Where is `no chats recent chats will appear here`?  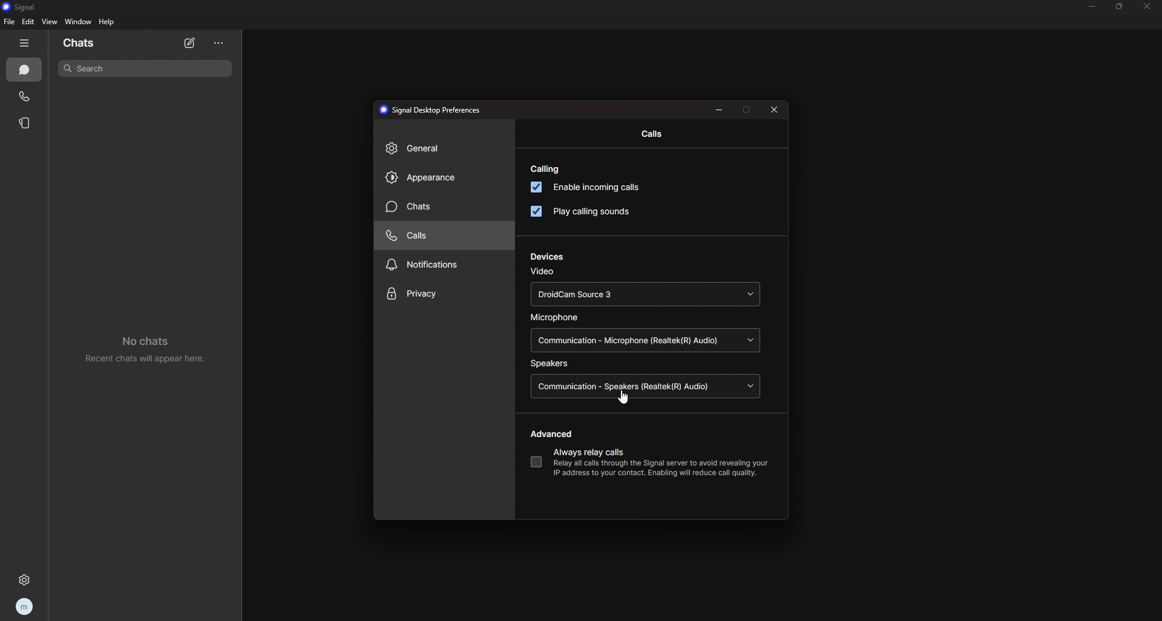
no chats recent chats will appear here is located at coordinates (151, 352).